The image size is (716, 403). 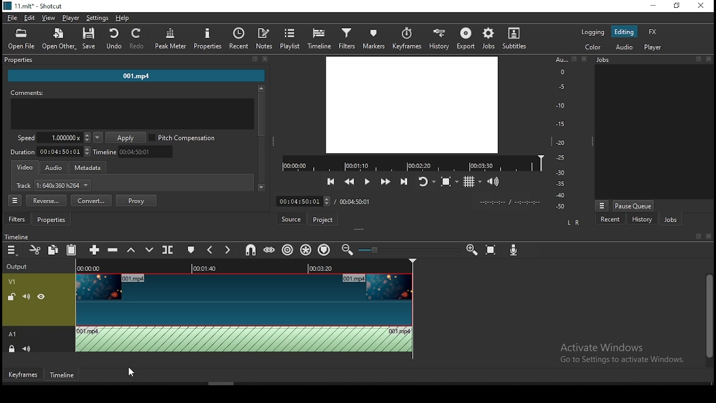 What do you see at coordinates (347, 250) in the screenshot?
I see `zoom timeline out` at bounding box center [347, 250].